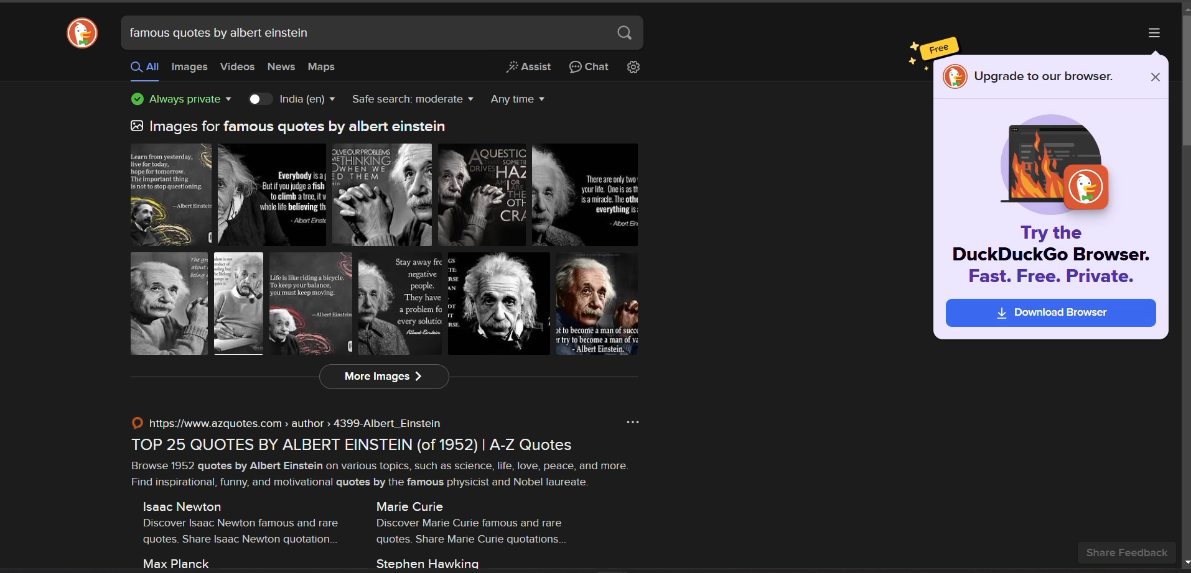 This screenshot has height=573, width=1191. What do you see at coordinates (939, 49) in the screenshot?
I see `Free` at bounding box center [939, 49].